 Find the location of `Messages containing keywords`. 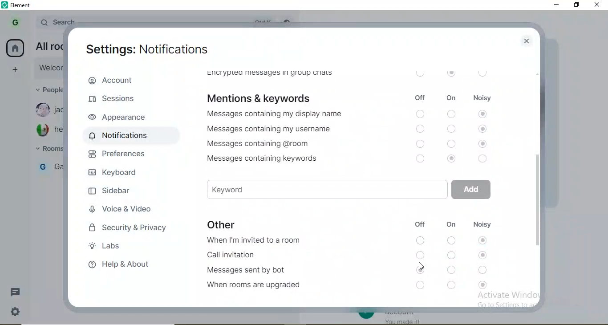

Messages containing keywords is located at coordinates (265, 158).